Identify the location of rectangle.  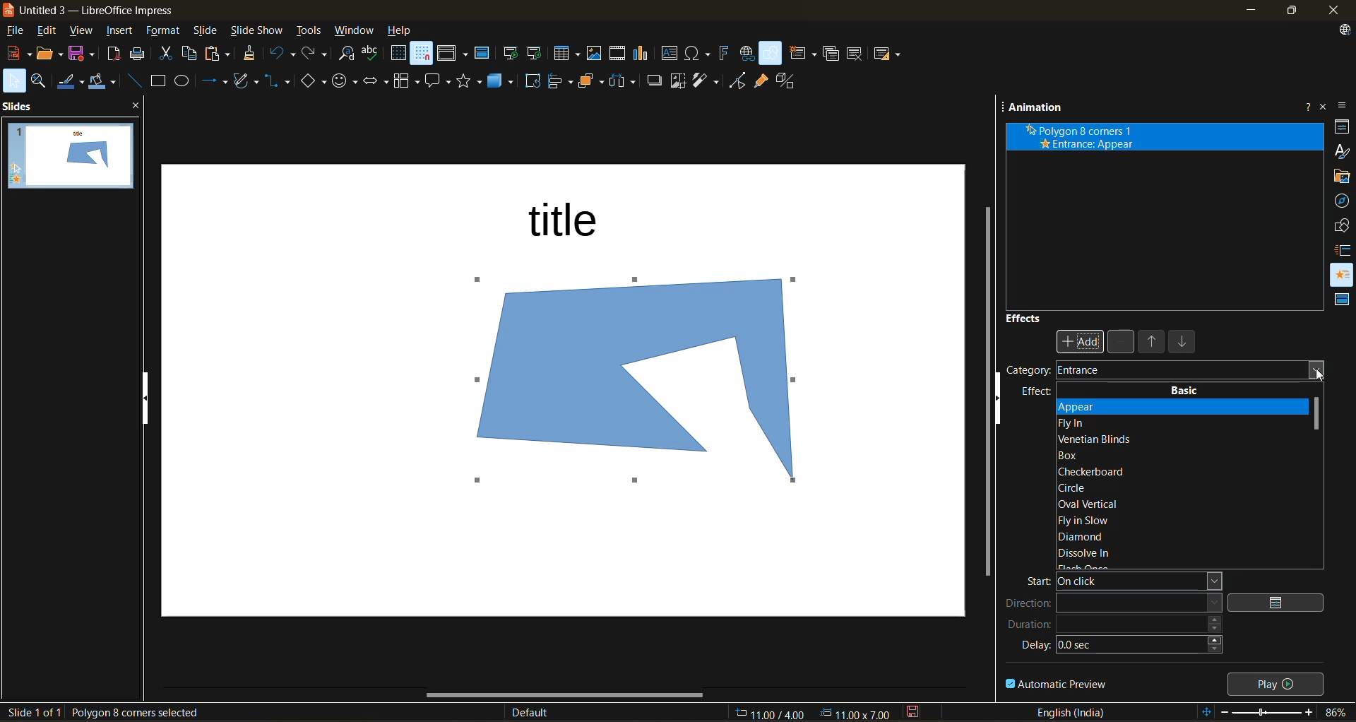
(157, 81).